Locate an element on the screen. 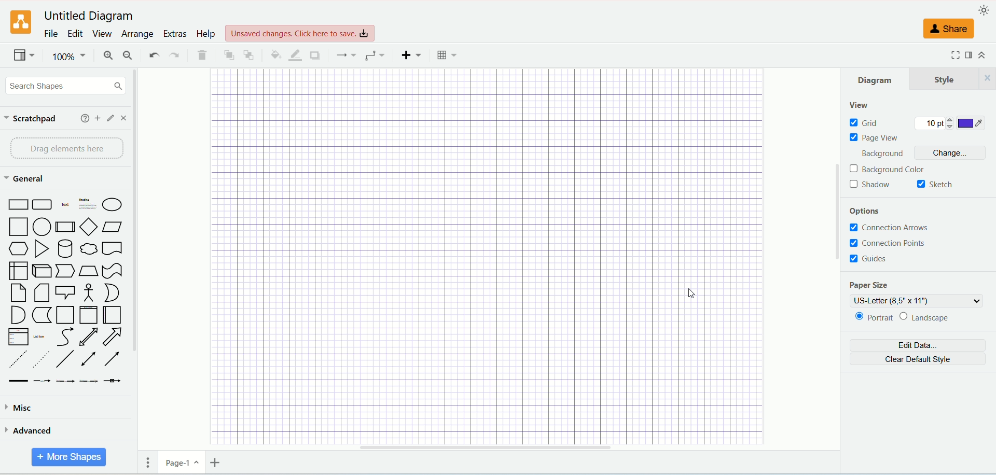 This screenshot has height=475, width=996. Or is located at coordinates (113, 293).